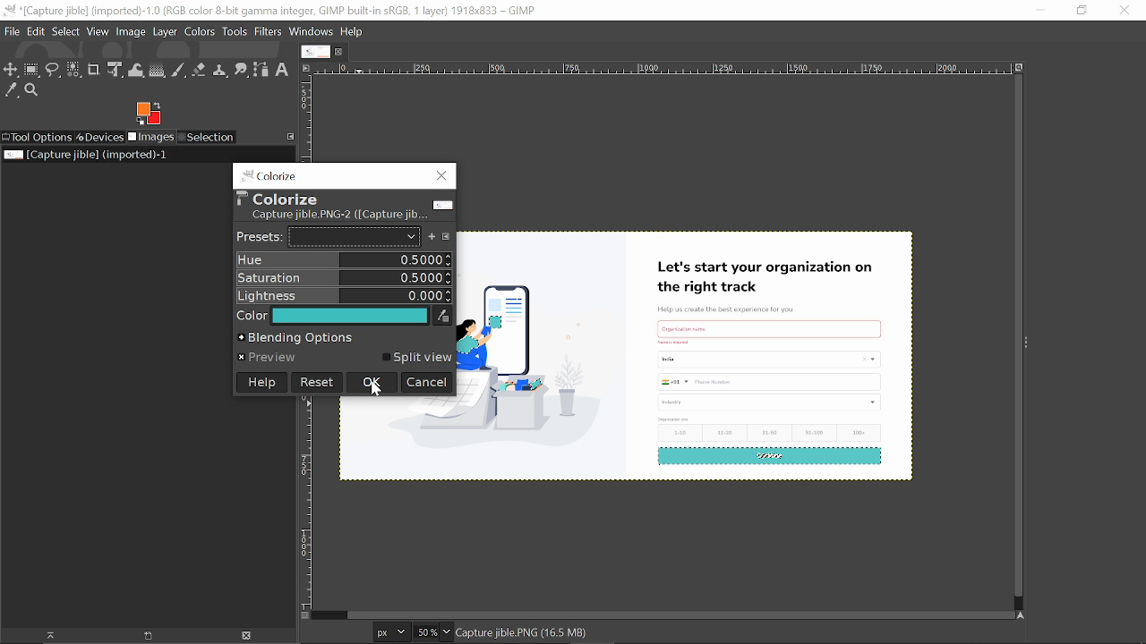 The width and height of the screenshot is (1146, 644). What do you see at coordinates (427, 384) in the screenshot?
I see `Cancel` at bounding box center [427, 384].